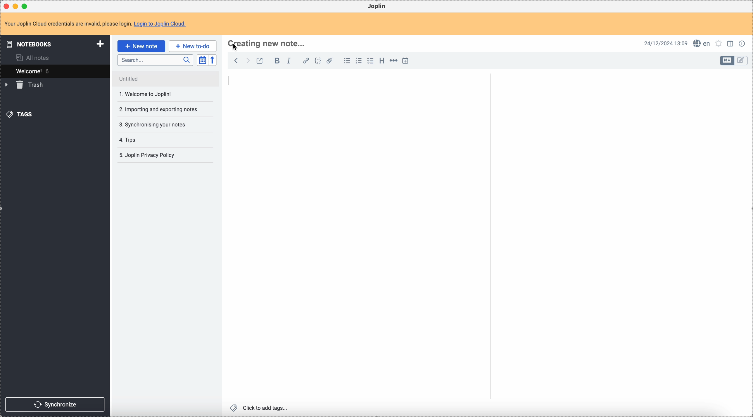  I want to click on Welcome to Joplin!, so click(146, 94).